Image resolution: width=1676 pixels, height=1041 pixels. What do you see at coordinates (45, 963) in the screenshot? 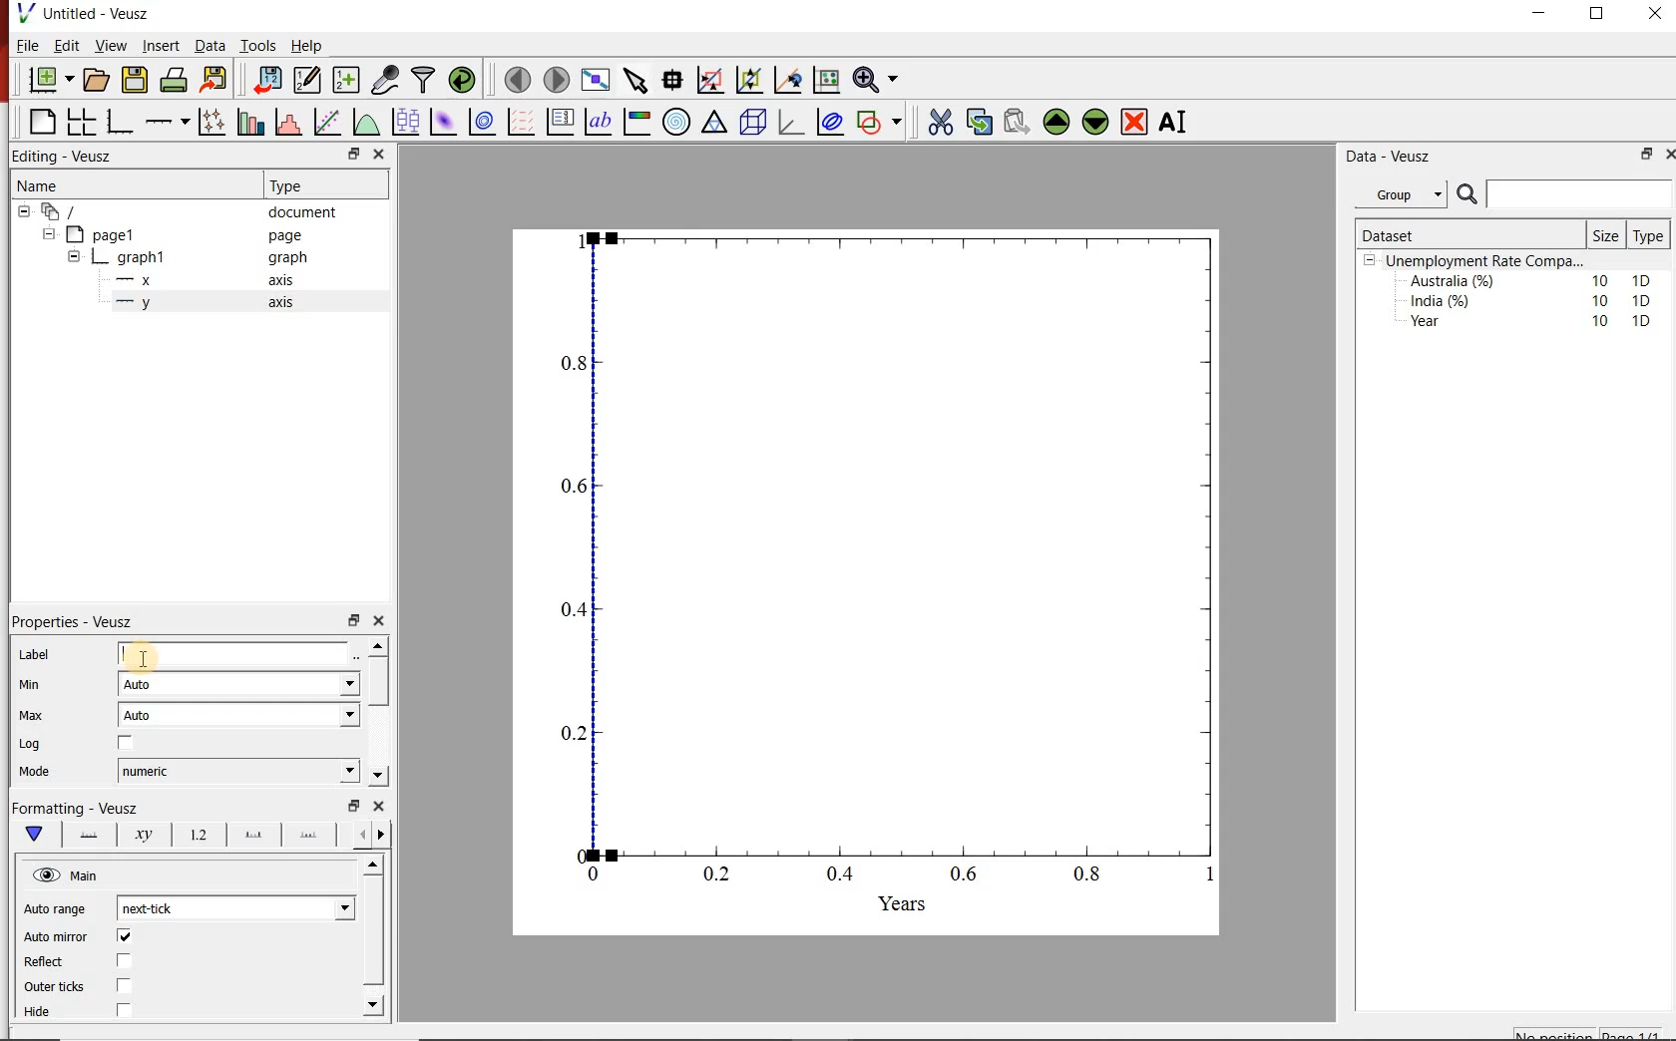
I see `Reflect` at bounding box center [45, 963].